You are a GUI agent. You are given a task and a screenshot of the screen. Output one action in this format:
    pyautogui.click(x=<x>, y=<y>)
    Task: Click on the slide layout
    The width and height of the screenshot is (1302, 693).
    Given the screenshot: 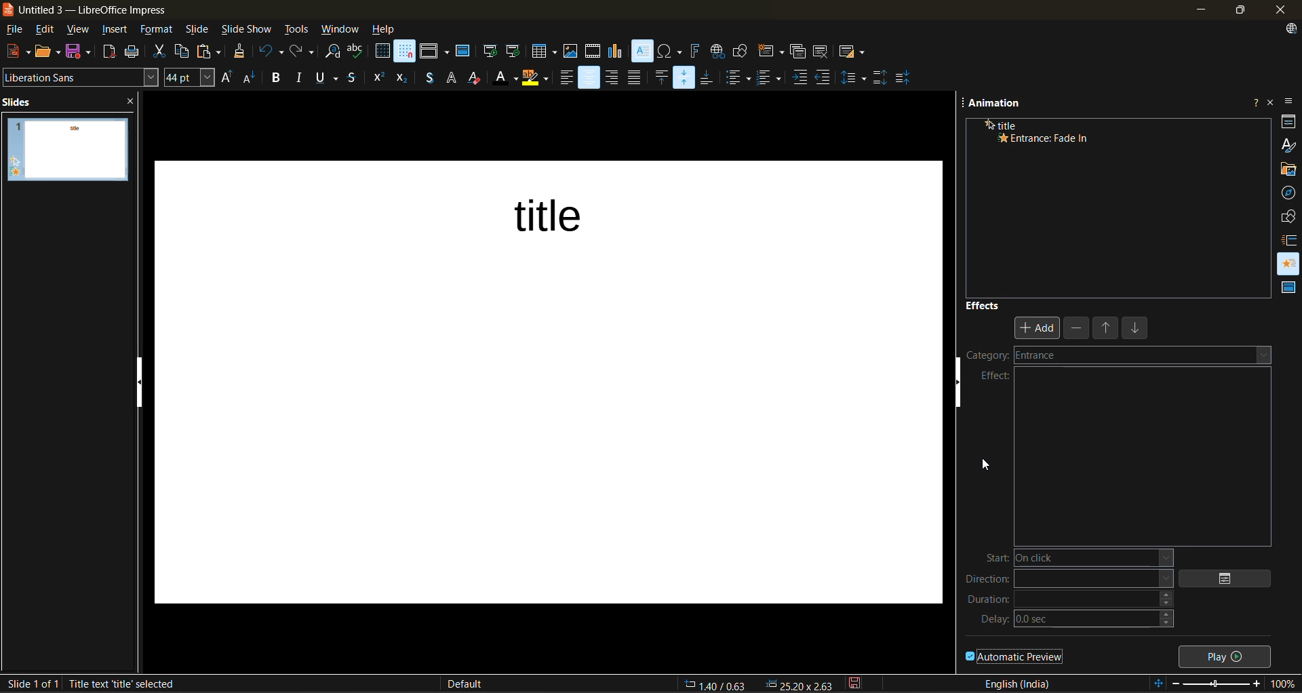 What is the action you would take?
    pyautogui.click(x=852, y=54)
    